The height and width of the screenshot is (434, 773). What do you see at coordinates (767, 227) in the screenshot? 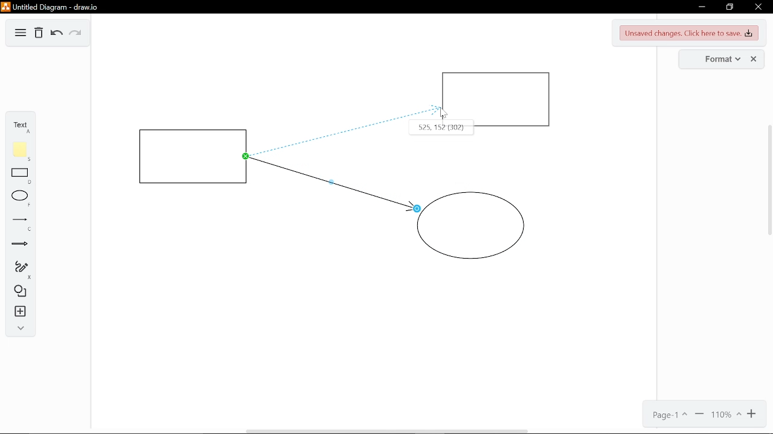
I see `Scroll Bar` at bounding box center [767, 227].